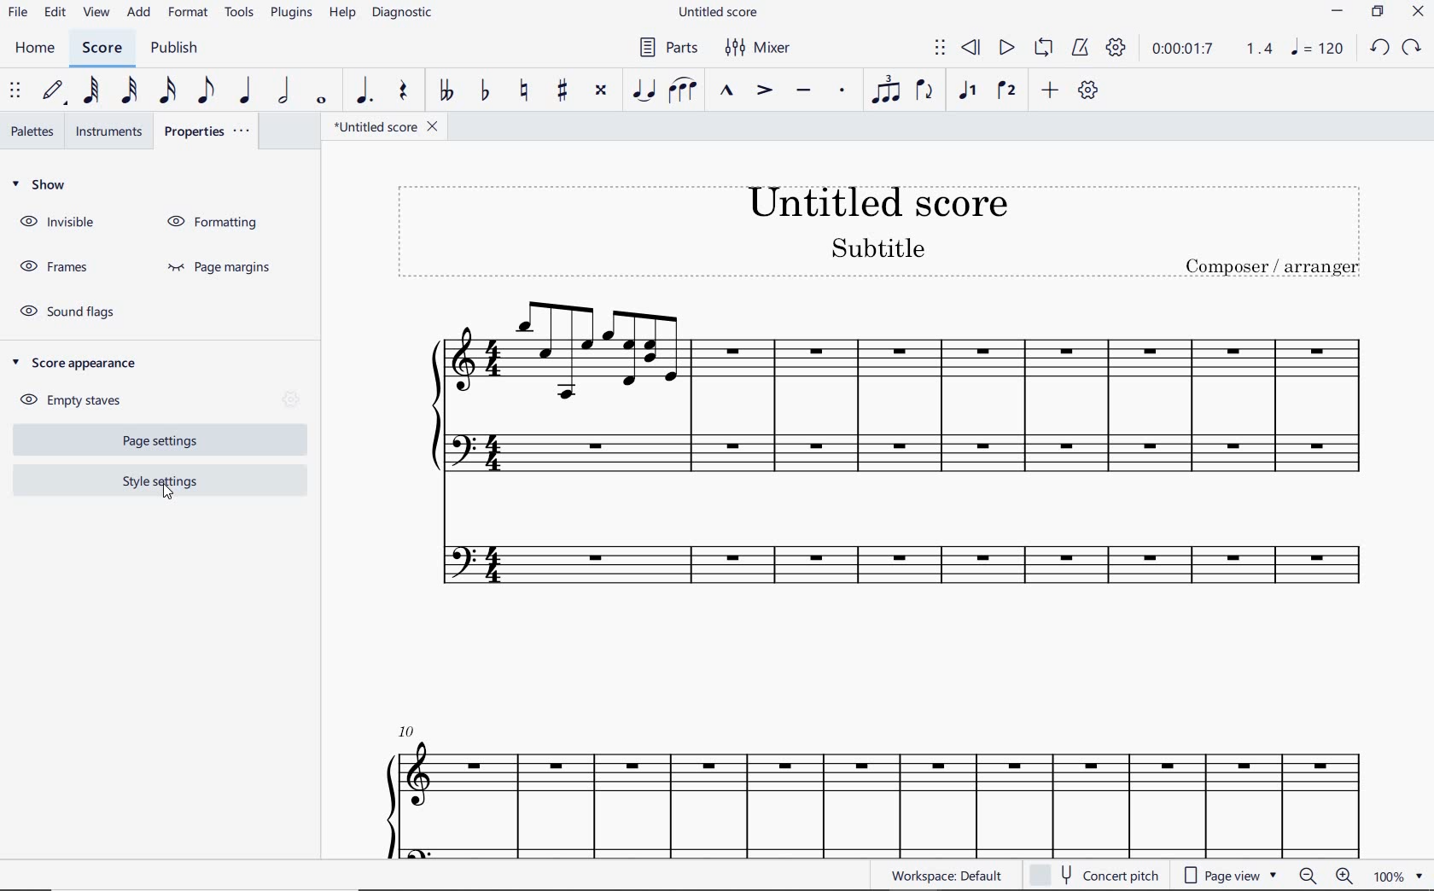 The height and width of the screenshot is (891, 1434). What do you see at coordinates (804, 91) in the screenshot?
I see `TENUTO` at bounding box center [804, 91].